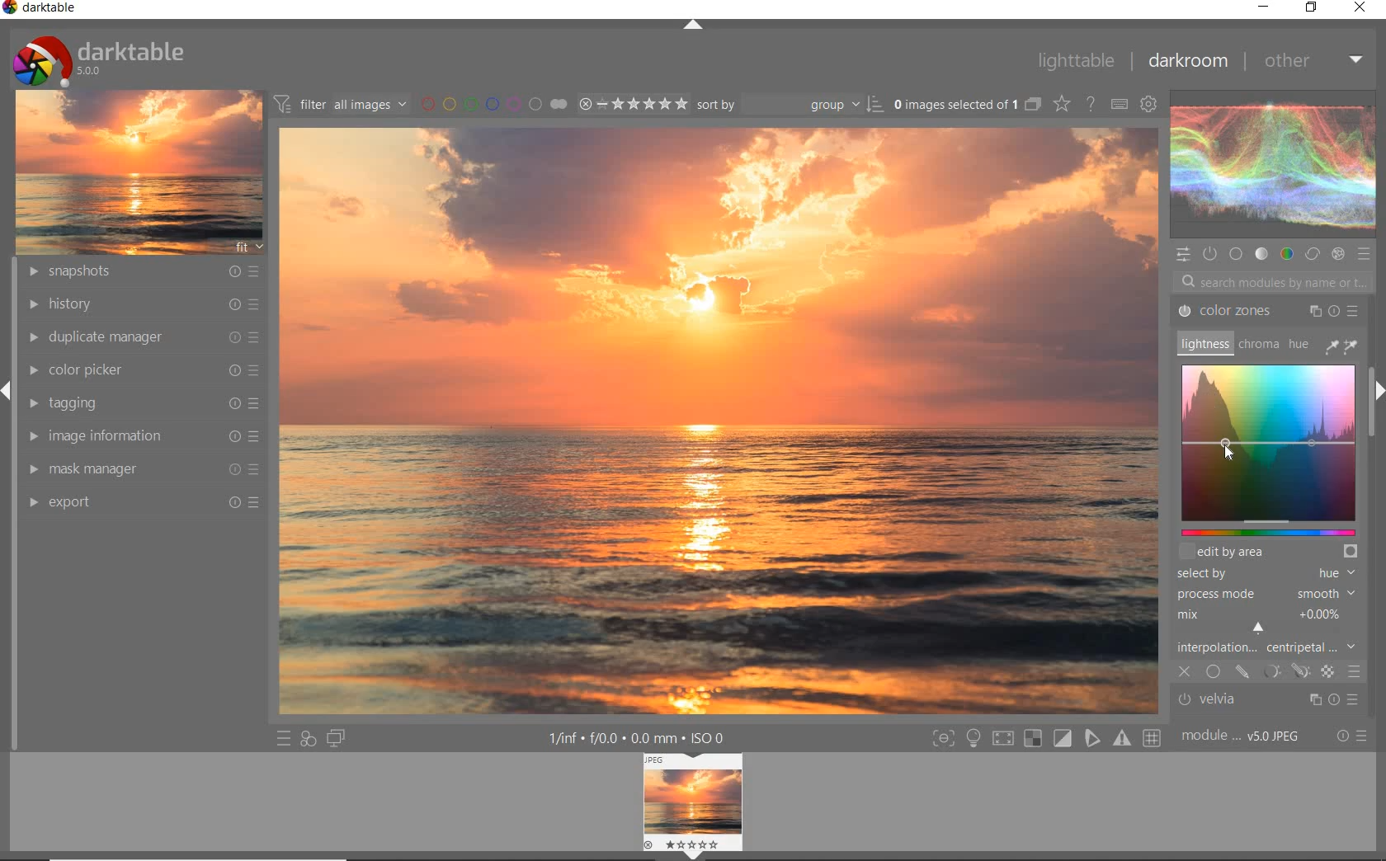 The image size is (1386, 861). Describe the element at coordinates (281, 739) in the screenshot. I see `QUICK ACCESS TO PRESET` at that location.